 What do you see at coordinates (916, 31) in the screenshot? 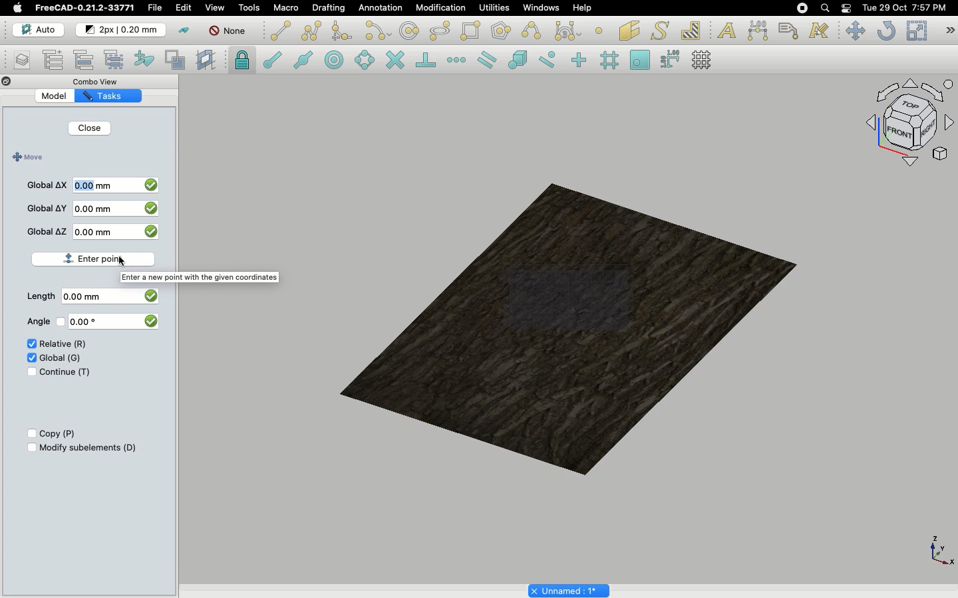
I see `Scale` at bounding box center [916, 31].